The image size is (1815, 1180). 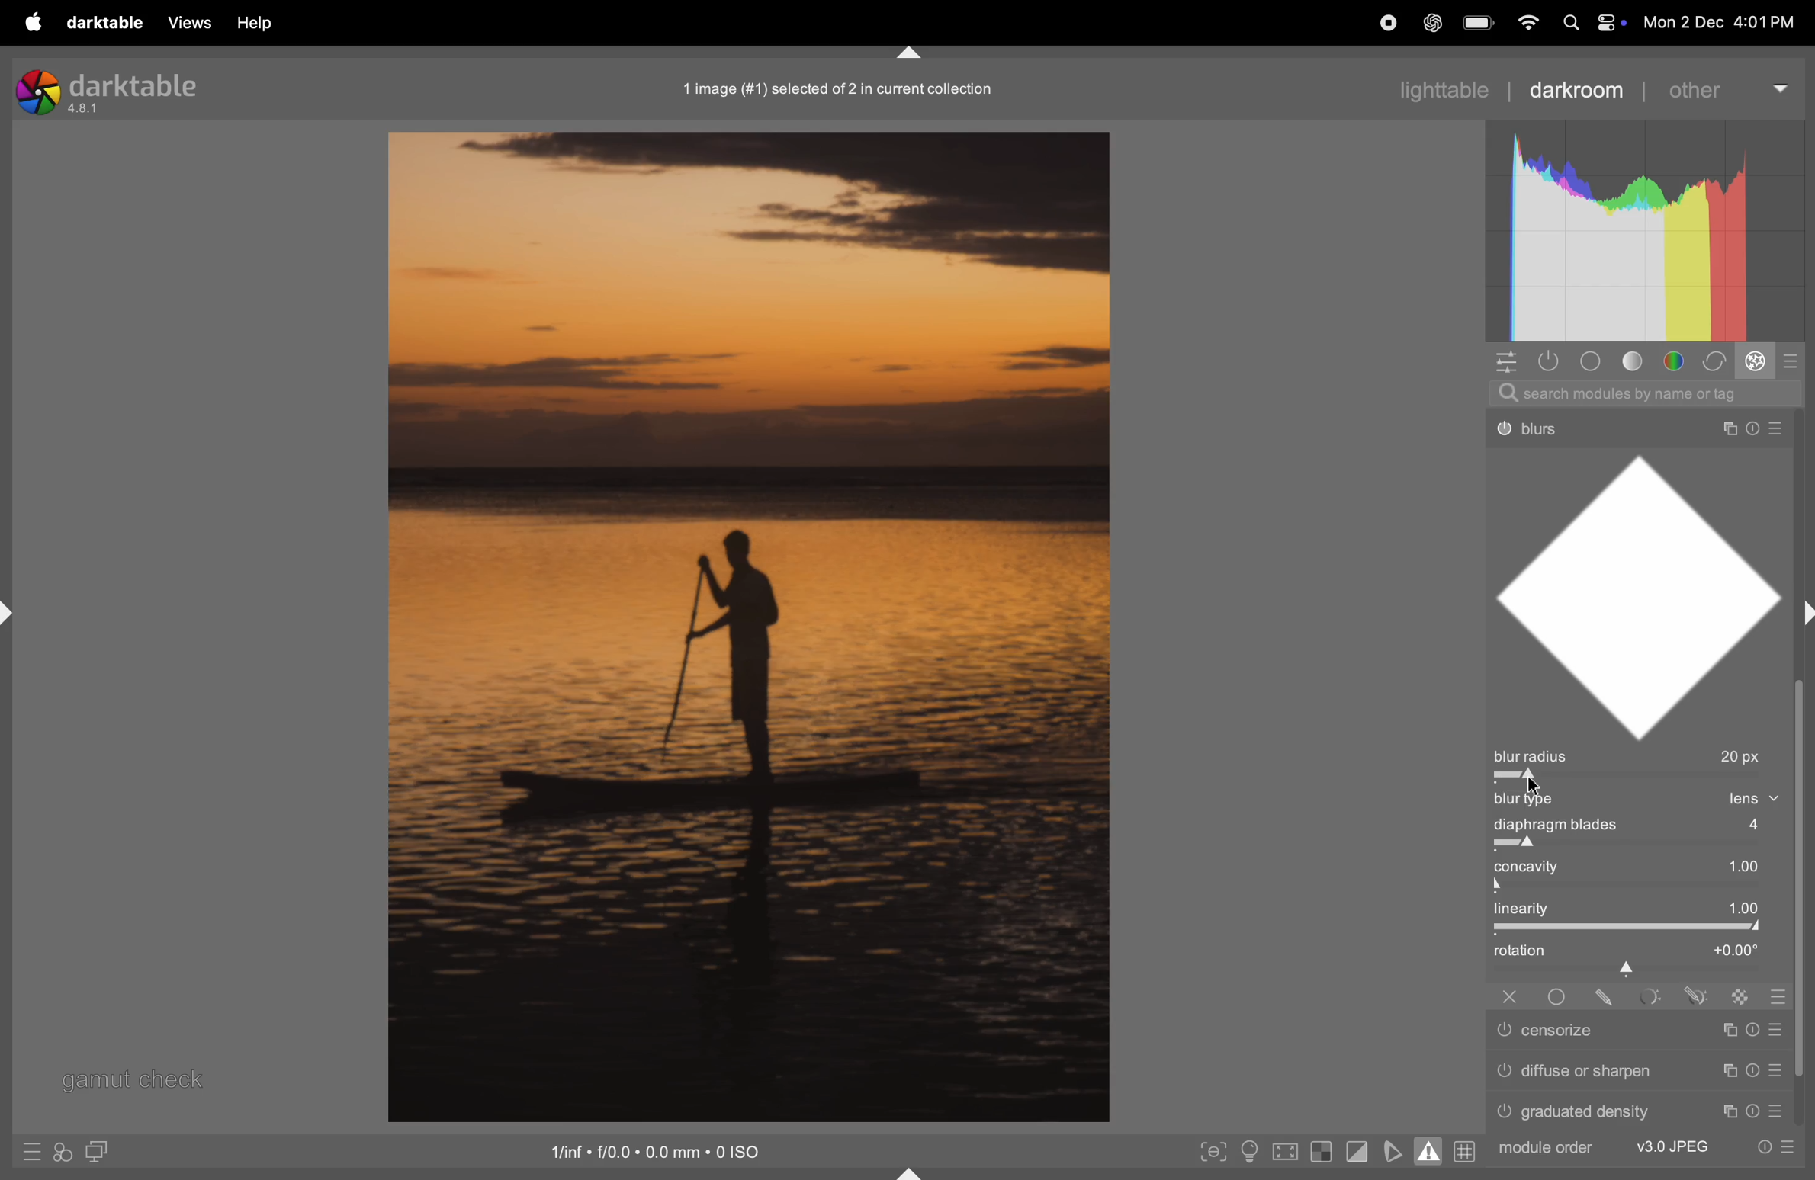 I want to click on , so click(x=1633, y=422).